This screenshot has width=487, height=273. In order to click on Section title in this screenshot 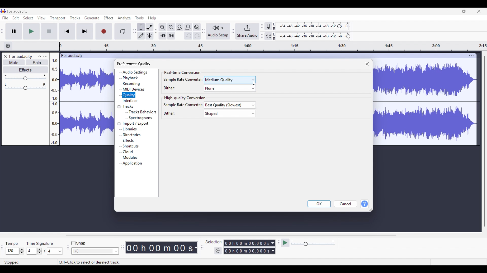, I will do `click(184, 98)`.